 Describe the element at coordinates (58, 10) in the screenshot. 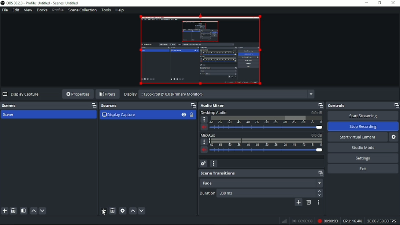

I see `Profile` at that location.